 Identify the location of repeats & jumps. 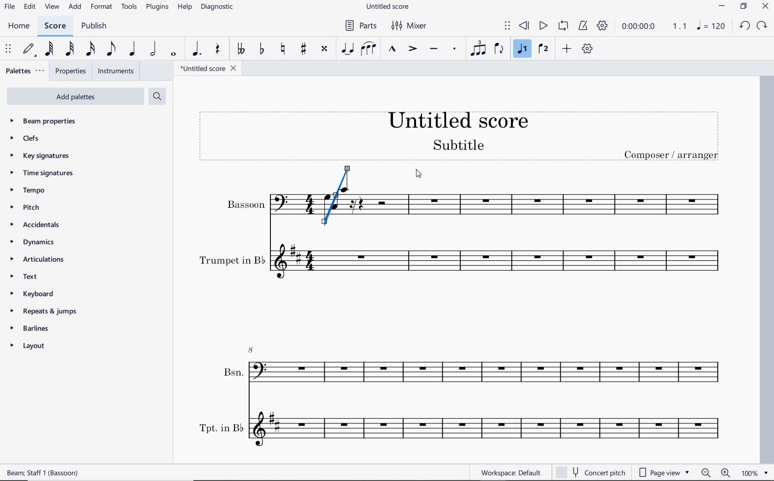
(47, 312).